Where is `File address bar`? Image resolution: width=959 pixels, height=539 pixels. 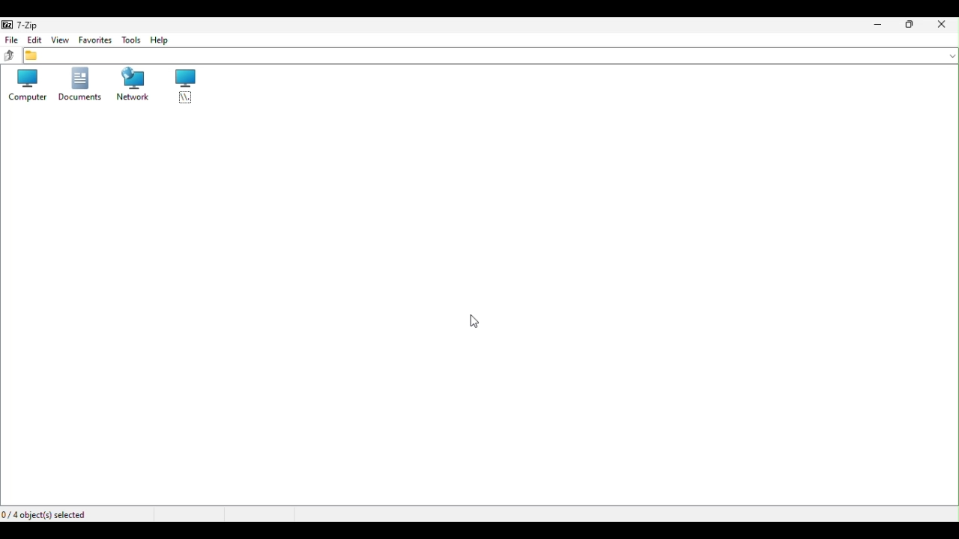
File address bar is located at coordinates (491, 55).